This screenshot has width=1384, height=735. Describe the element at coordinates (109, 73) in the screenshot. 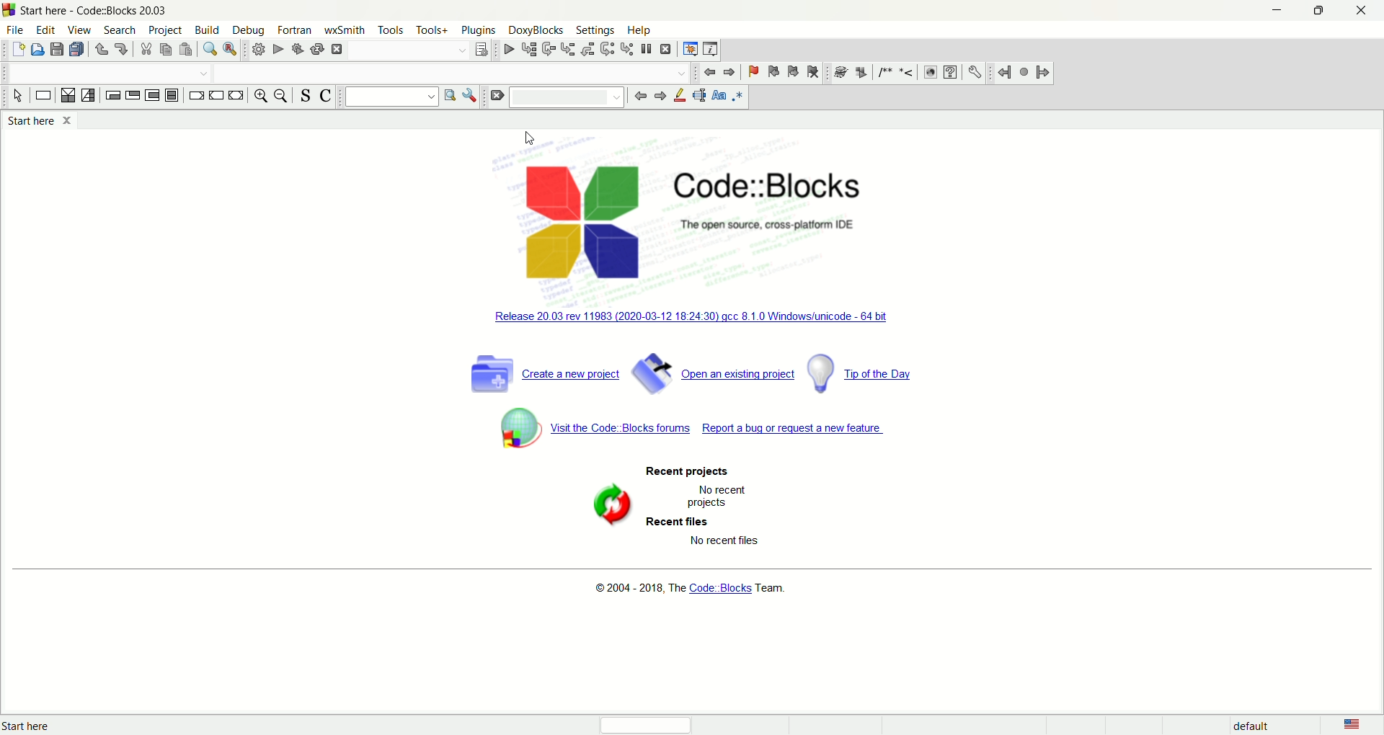

I see `drop down` at that location.